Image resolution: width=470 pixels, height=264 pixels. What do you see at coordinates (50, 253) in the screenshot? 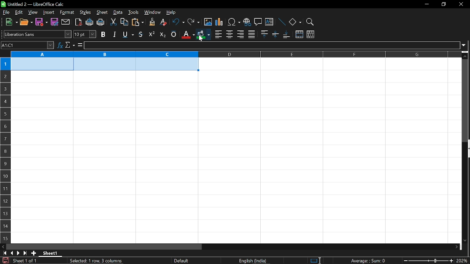
I see `Sheet 1` at bounding box center [50, 253].